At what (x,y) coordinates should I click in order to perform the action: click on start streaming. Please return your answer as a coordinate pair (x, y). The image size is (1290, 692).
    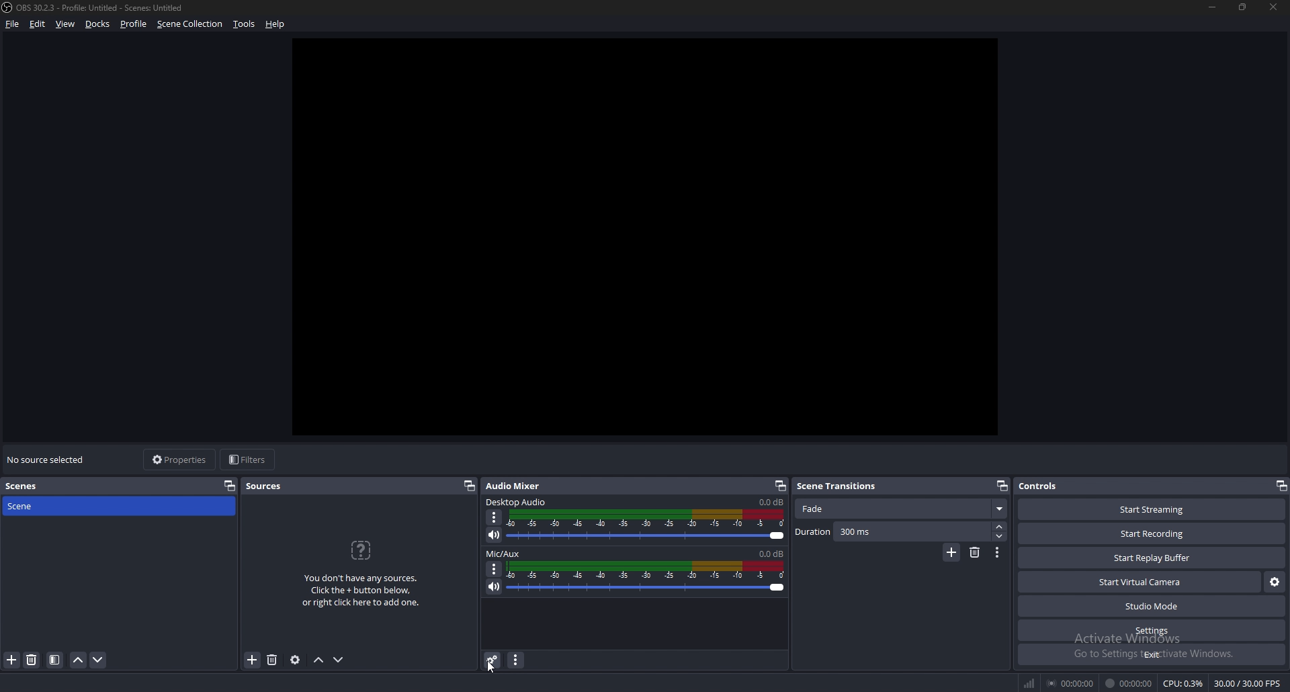
    Looking at the image, I should click on (1151, 509).